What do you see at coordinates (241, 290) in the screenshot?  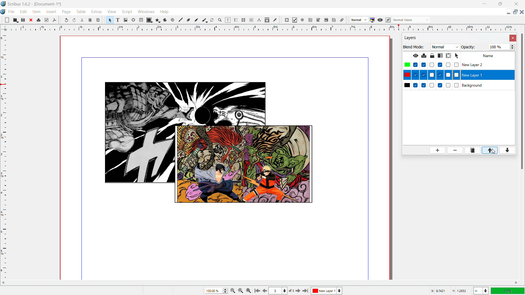 I see `zoom to 1005` at bounding box center [241, 290].